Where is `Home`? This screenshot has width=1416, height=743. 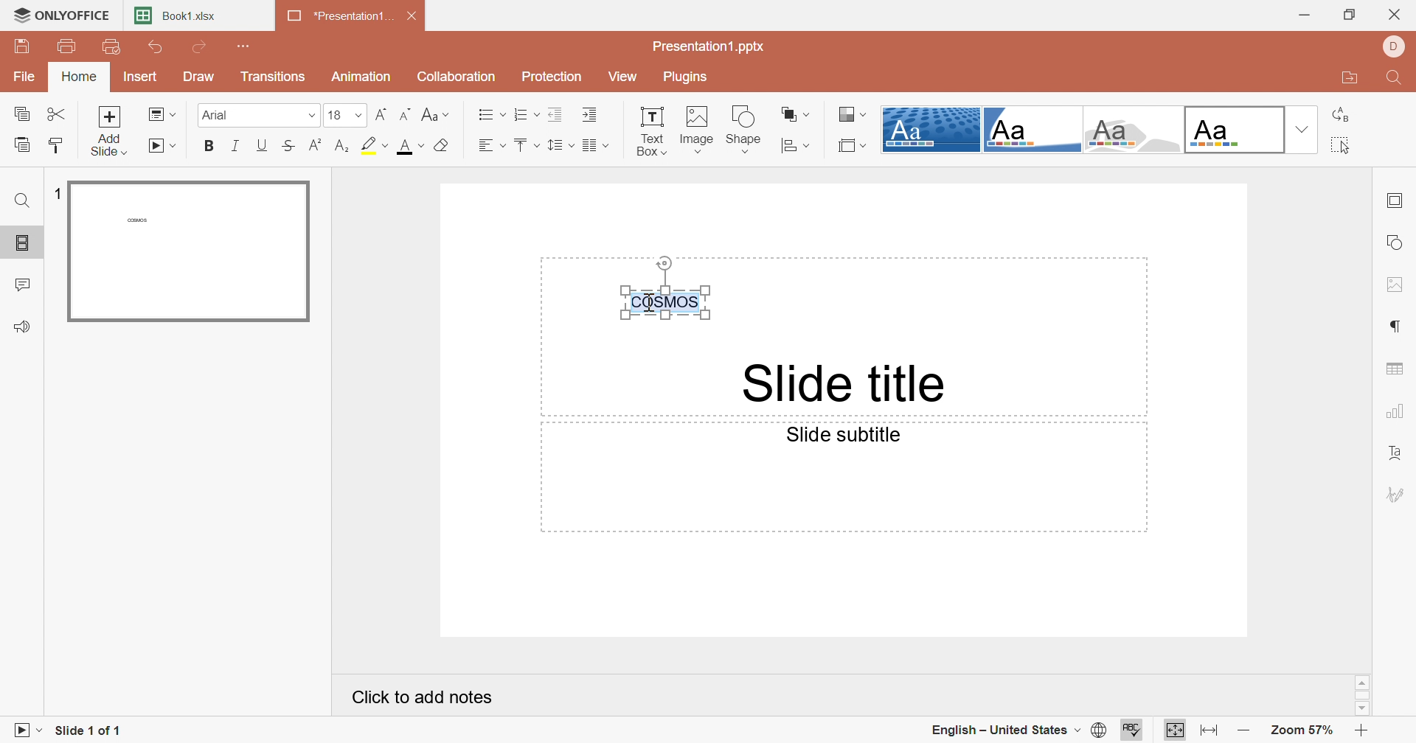
Home is located at coordinates (78, 77).